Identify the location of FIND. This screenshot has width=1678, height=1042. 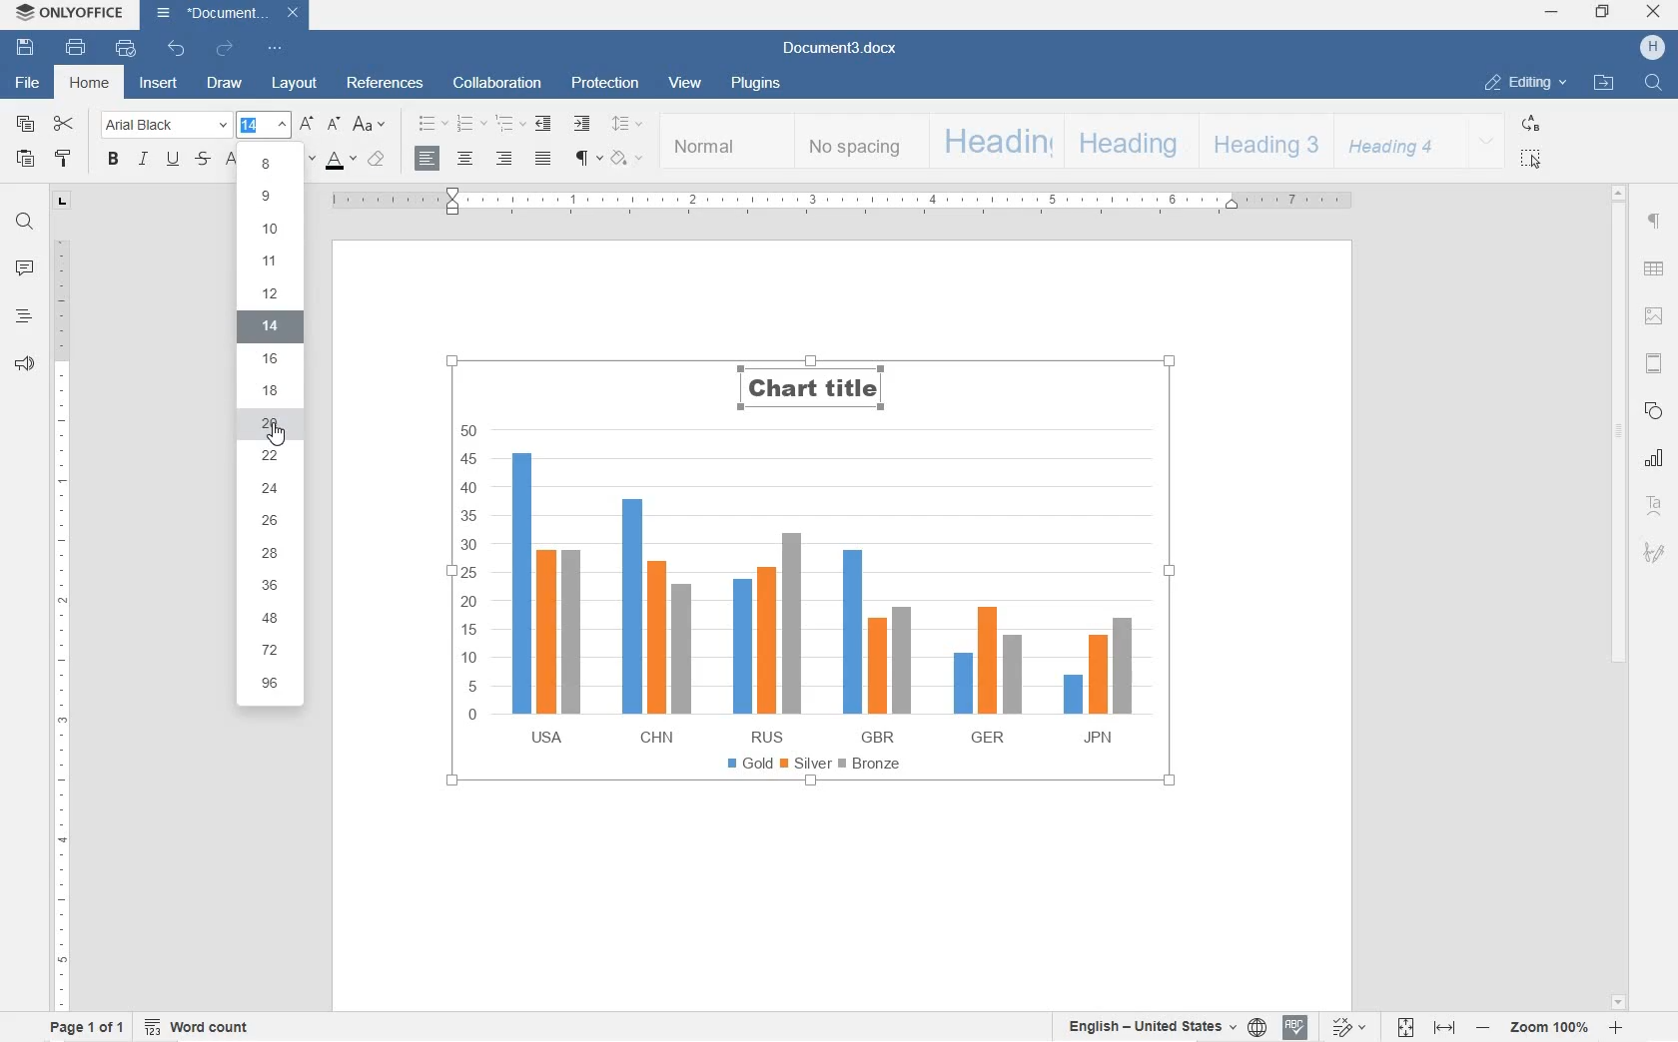
(1653, 82).